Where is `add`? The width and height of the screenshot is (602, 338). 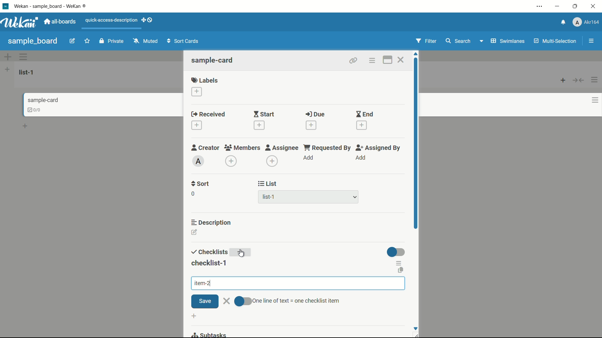
add is located at coordinates (242, 253).